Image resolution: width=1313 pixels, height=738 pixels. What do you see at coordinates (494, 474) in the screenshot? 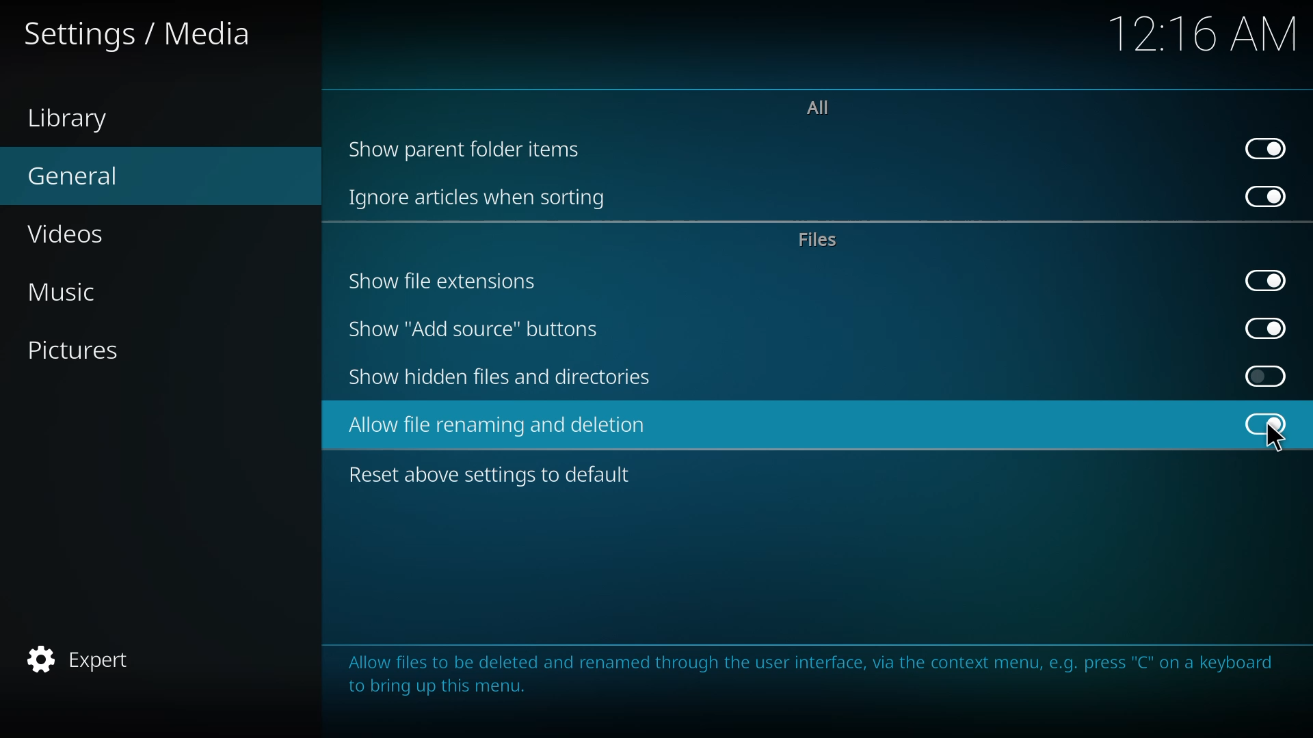
I see `reset above settings to default` at bounding box center [494, 474].